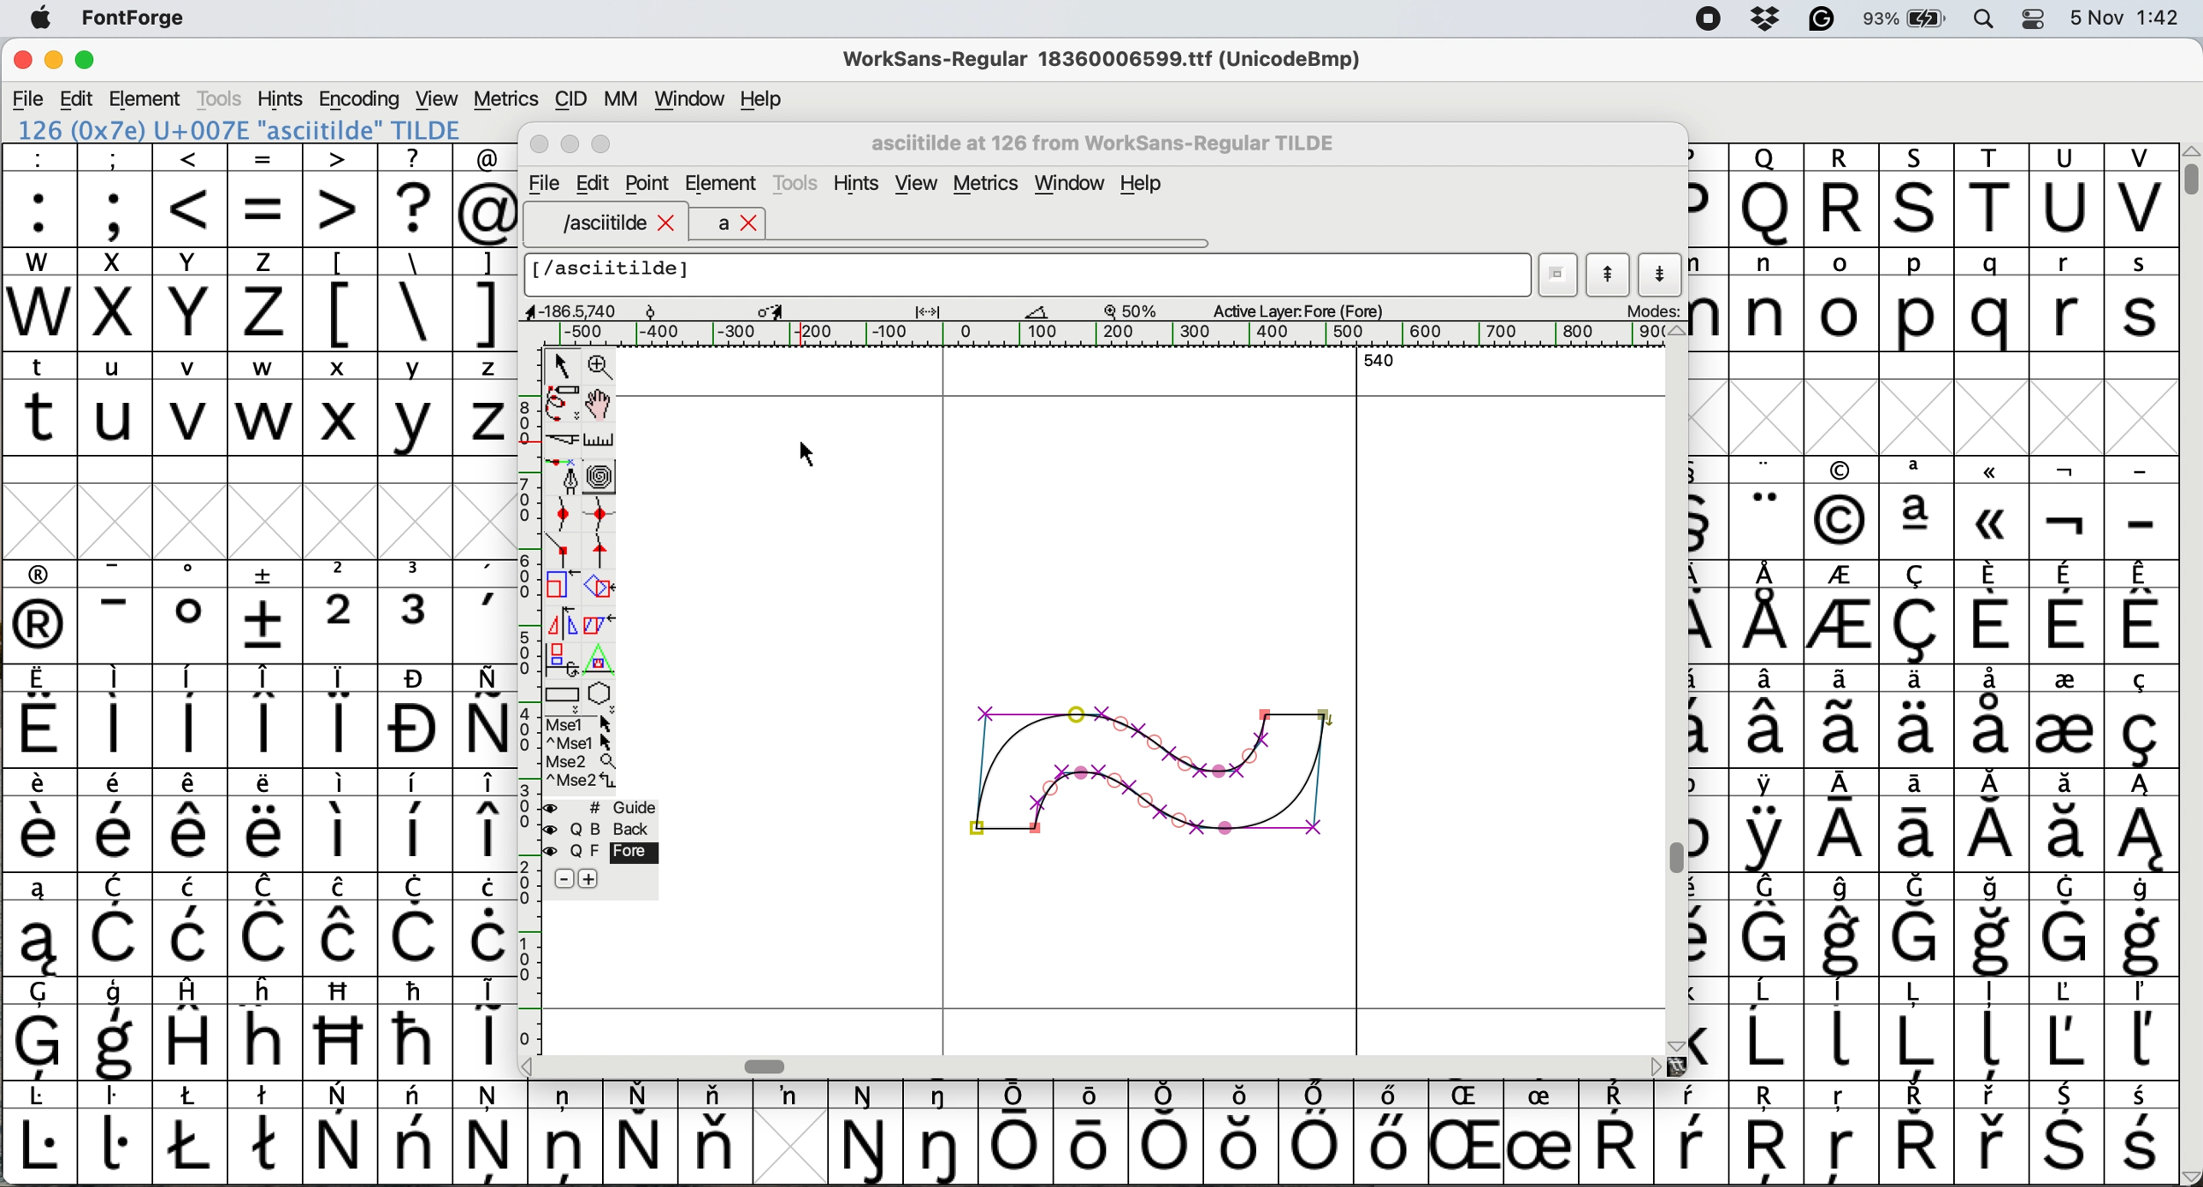 This screenshot has width=2203, height=1187. Describe the element at coordinates (1656, 1066) in the screenshot. I see `scroll button` at that location.